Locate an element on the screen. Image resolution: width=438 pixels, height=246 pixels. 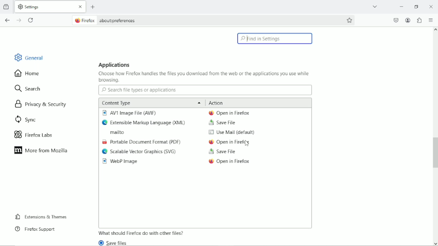
AV1 Image File is located at coordinates (131, 113).